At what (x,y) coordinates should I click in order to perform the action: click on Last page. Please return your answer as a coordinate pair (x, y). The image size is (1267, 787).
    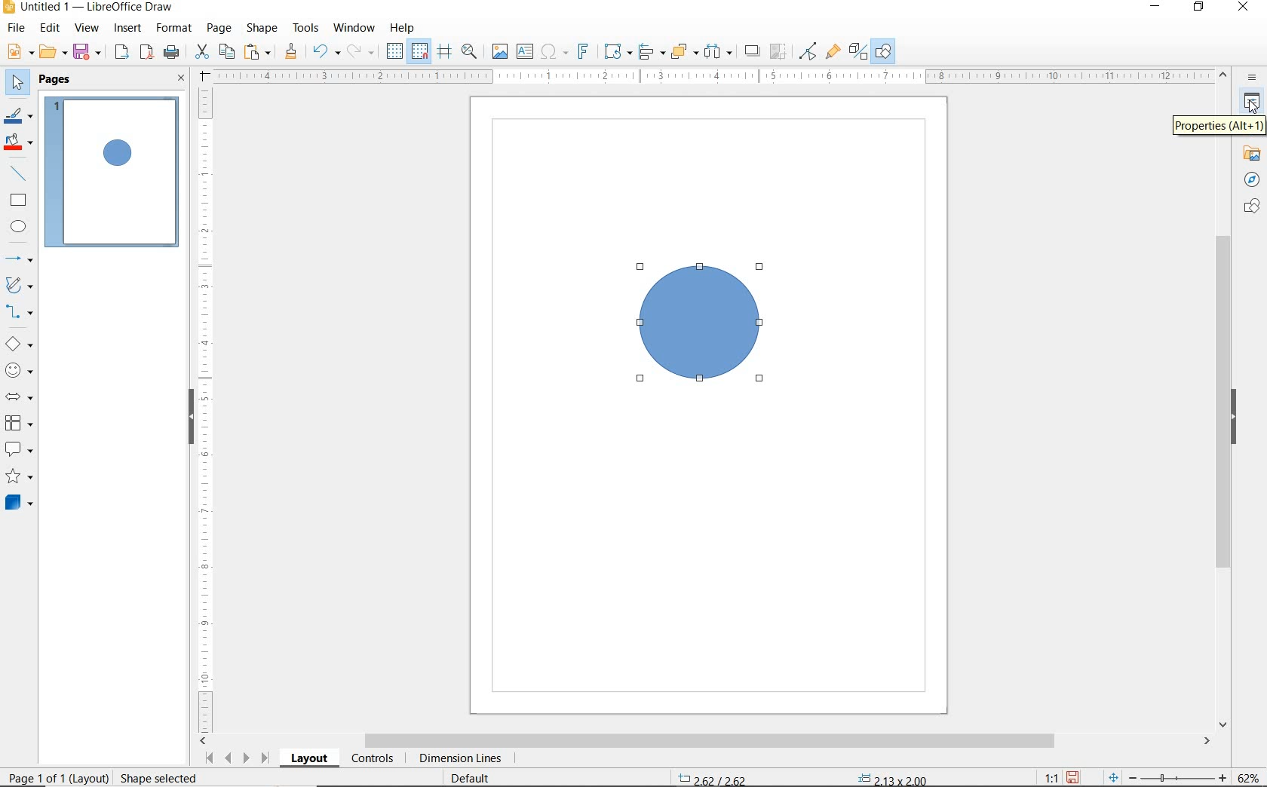
    Looking at the image, I should click on (265, 759).